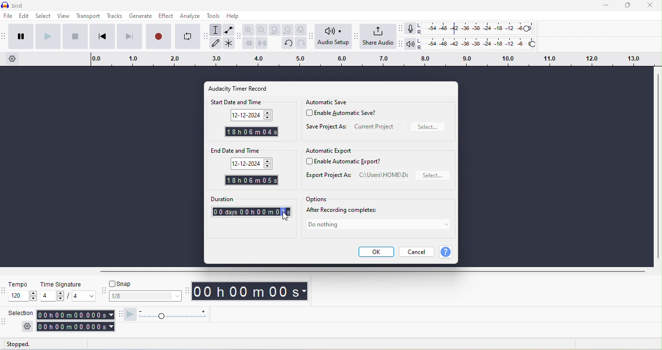 This screenshot has height=350, width=662. I want to click on help, so click(236, 16).